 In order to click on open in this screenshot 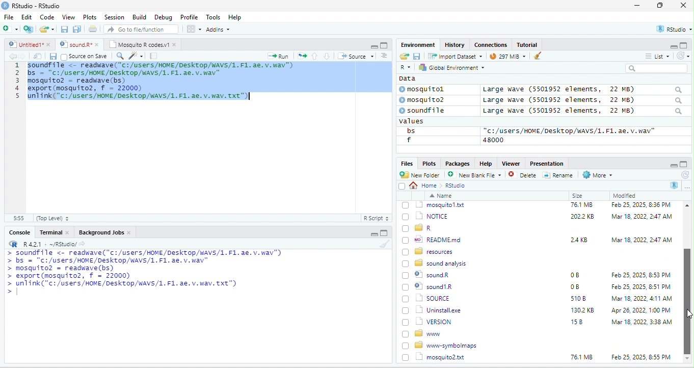, I will do `click(302, 55)`.